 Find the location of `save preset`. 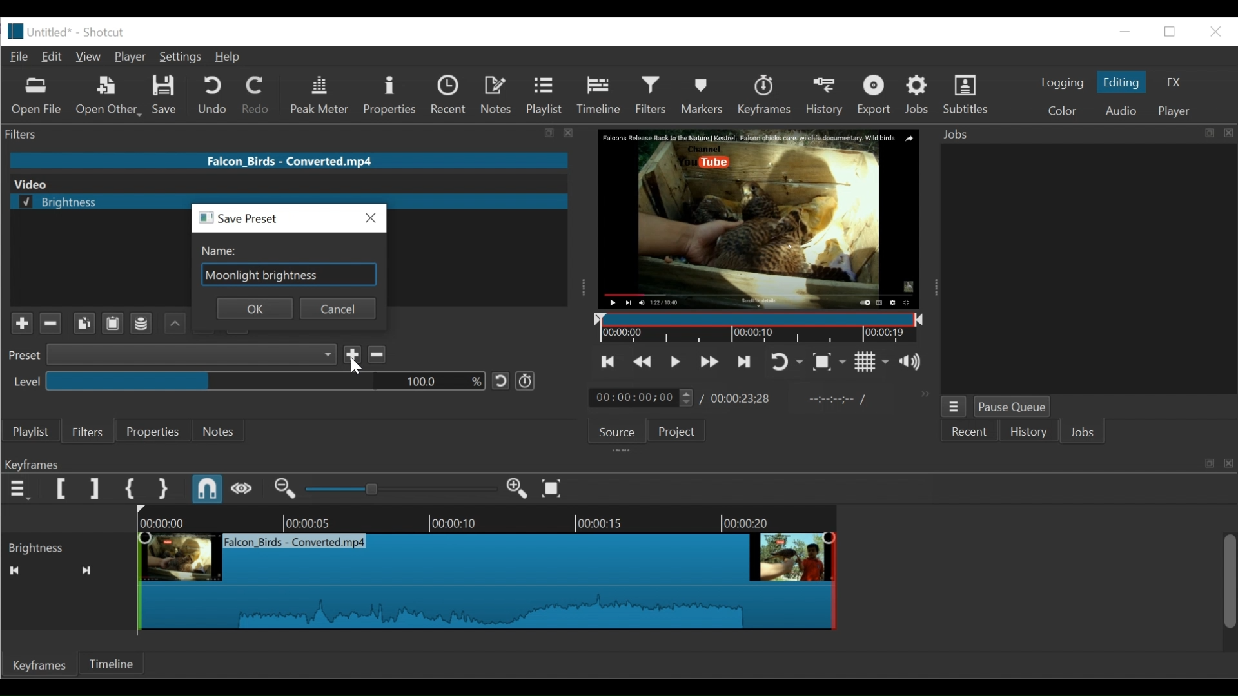

save preset is located at coordinates (244, 220).